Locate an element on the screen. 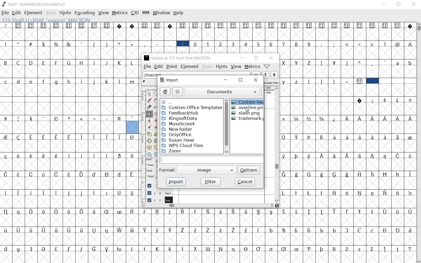 This screenshot has height=263, width=421. Symbol is located at coordinates (171, 212).